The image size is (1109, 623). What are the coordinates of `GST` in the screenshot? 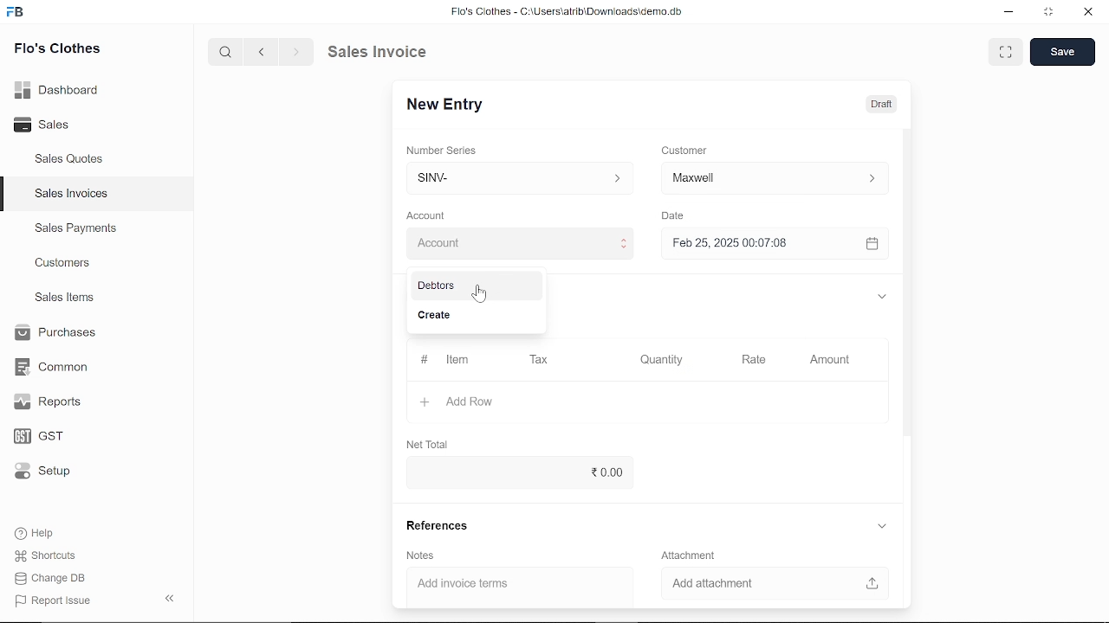 It's located at (48, 434).